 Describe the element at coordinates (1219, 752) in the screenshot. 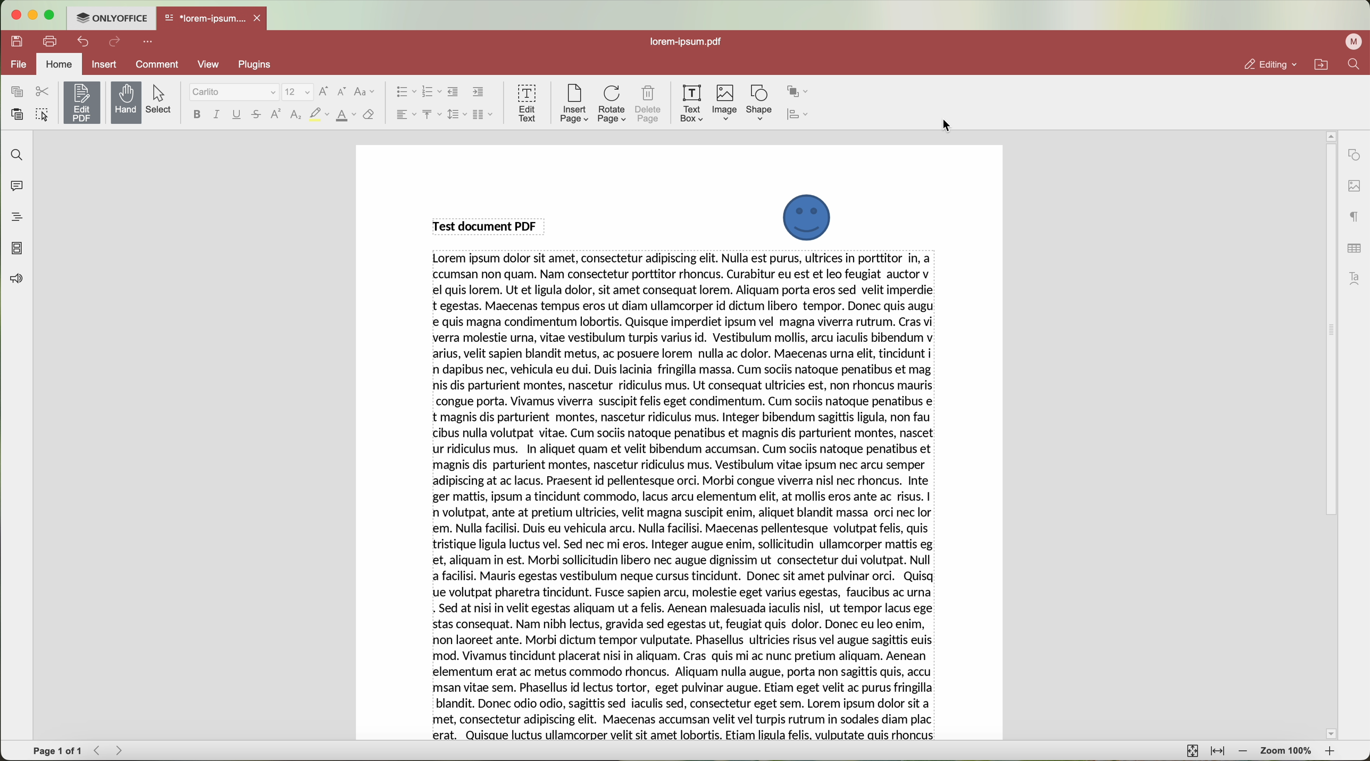

I see `fit to width` at that location.